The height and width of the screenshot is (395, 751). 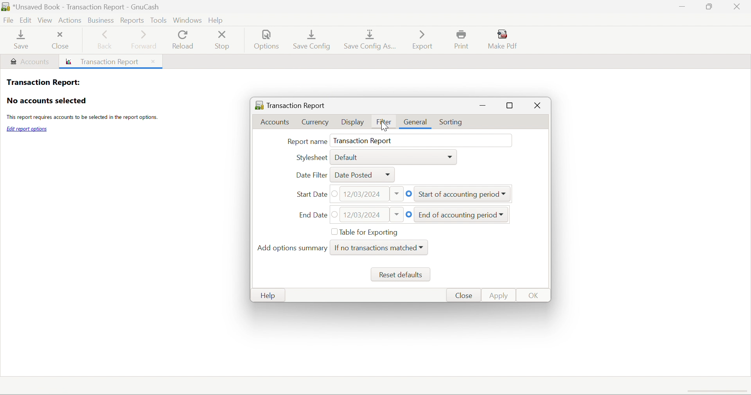 What do you see at coordinates (268, 41) in the screenshot?
I see `Options` at bounding box center [268, 41].